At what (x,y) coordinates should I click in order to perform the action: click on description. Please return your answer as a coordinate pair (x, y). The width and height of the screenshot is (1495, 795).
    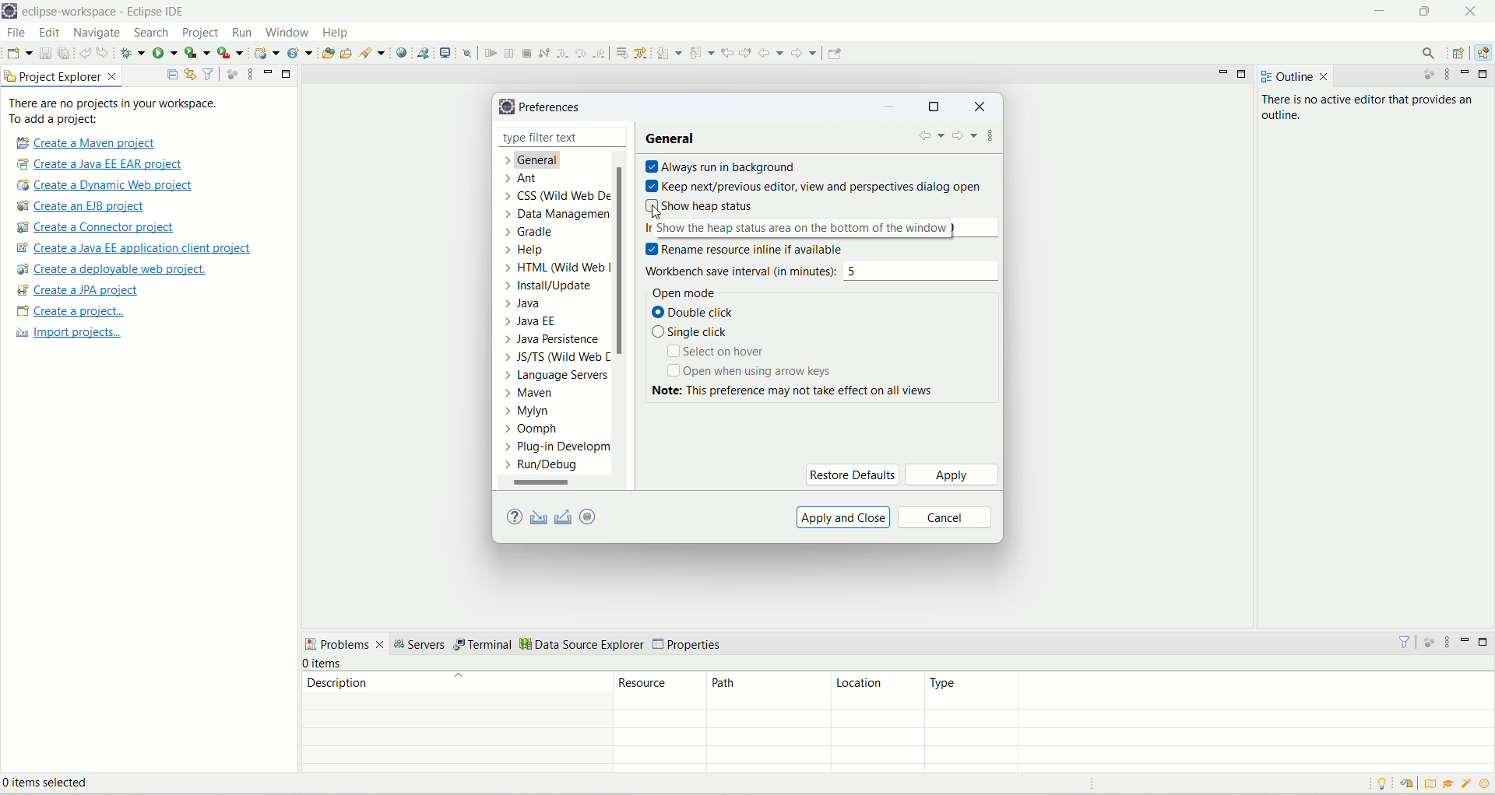
    Looking at the image, I should click on (456, 682).